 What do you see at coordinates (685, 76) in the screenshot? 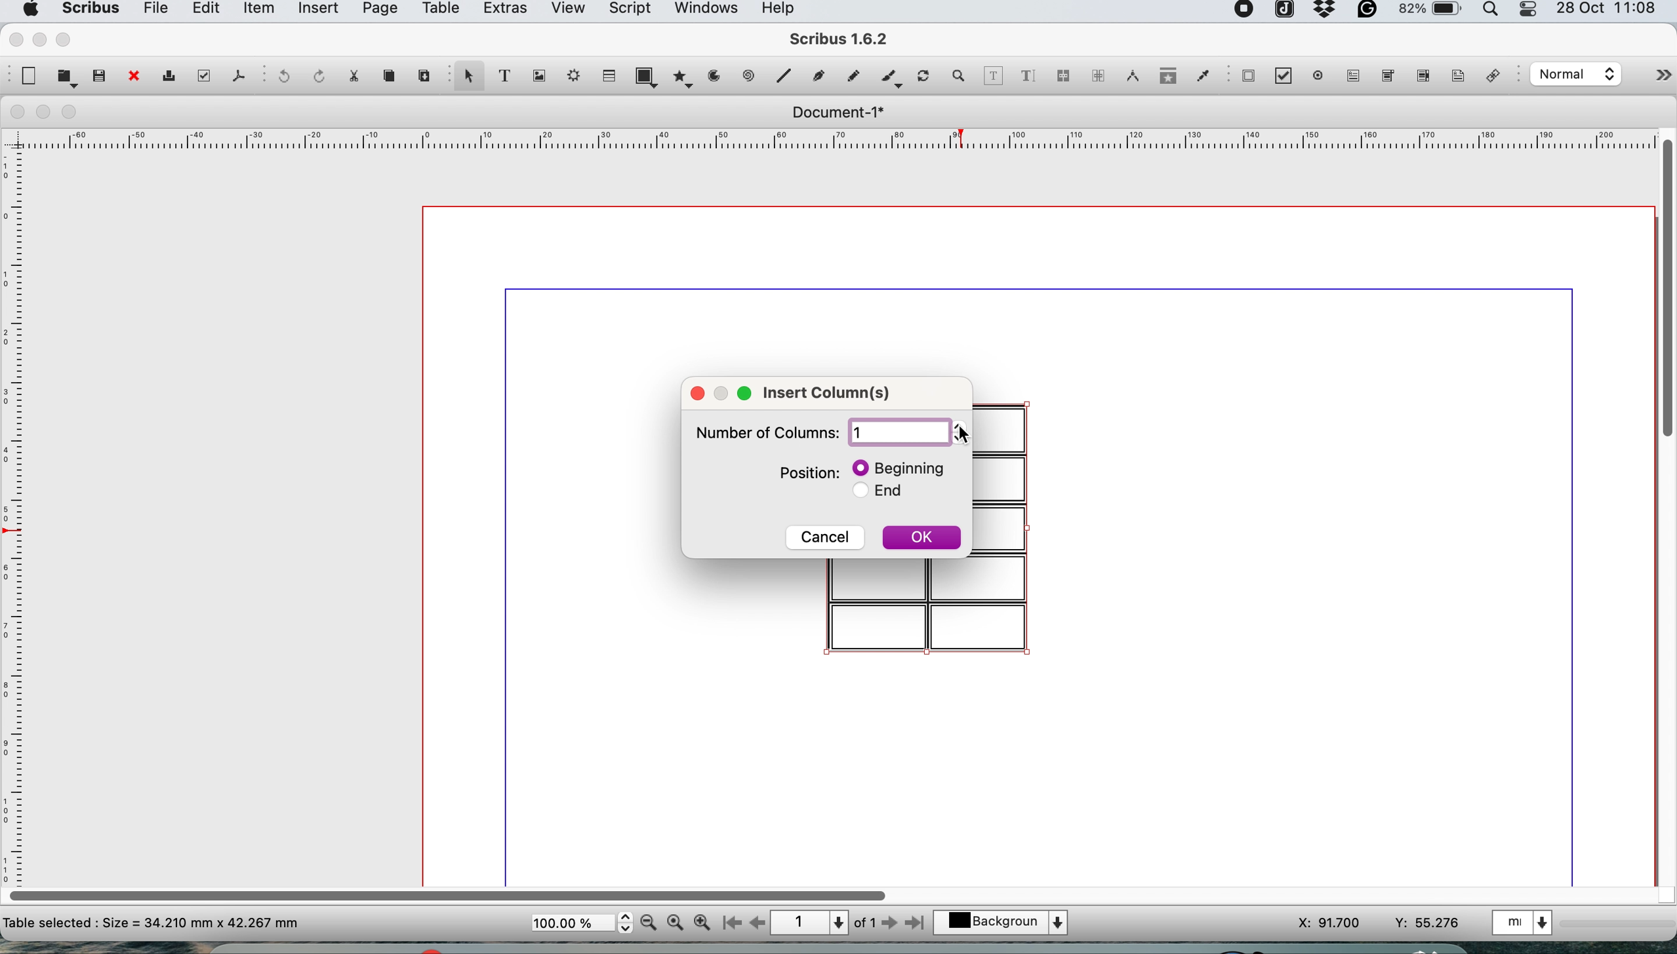
I see `polygon` at bounding box center [685, 76].